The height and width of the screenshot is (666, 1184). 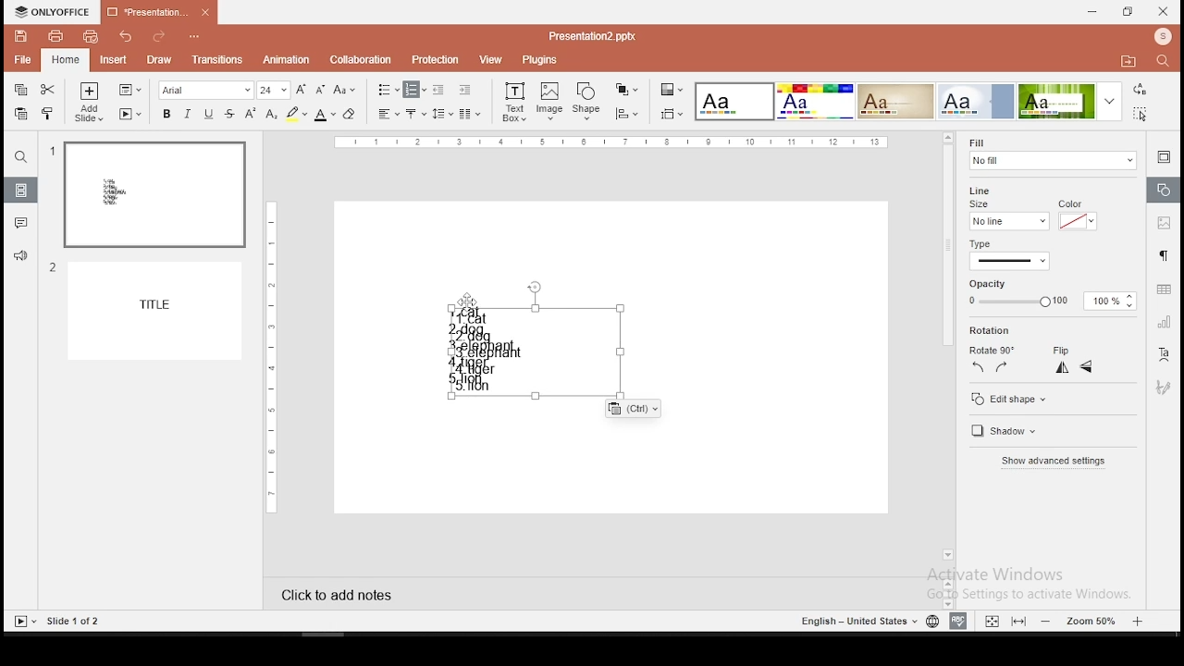 I want to click on edit shape, so click(x=1052, y=397).